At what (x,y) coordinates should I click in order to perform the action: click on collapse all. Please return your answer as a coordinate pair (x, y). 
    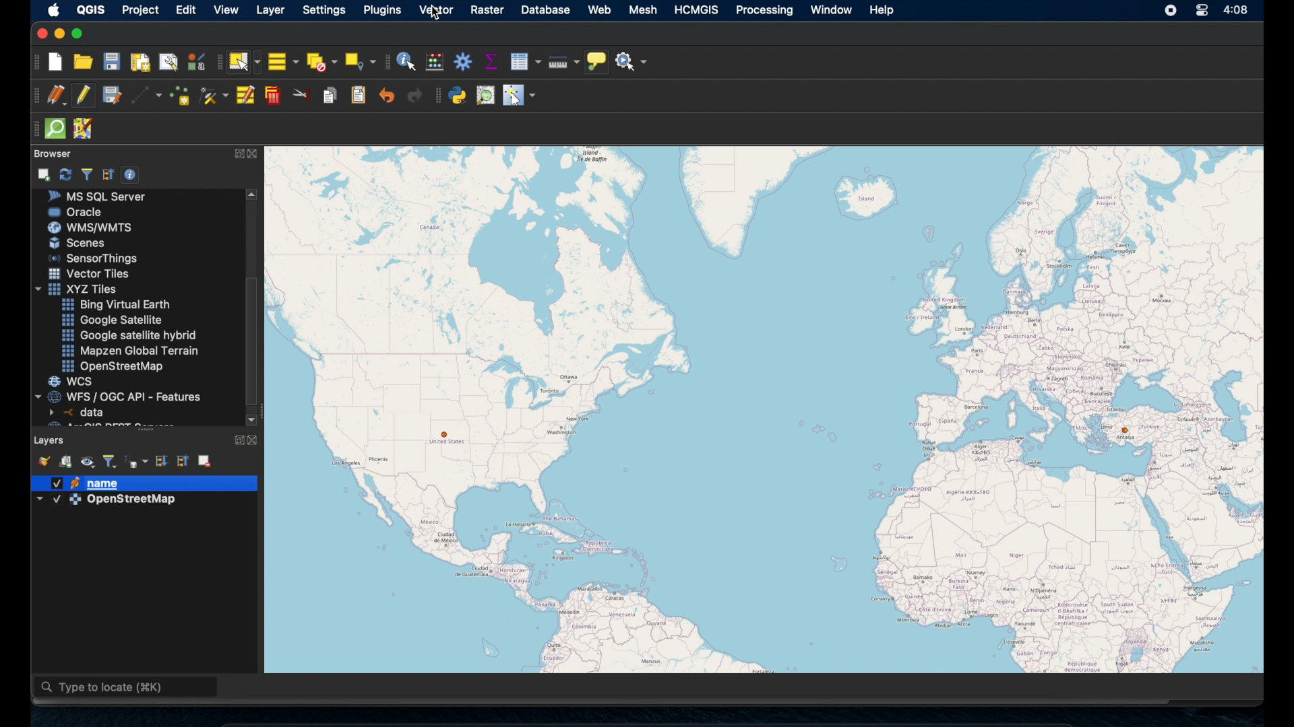
    Looking at the image, I should click on (107, 173).